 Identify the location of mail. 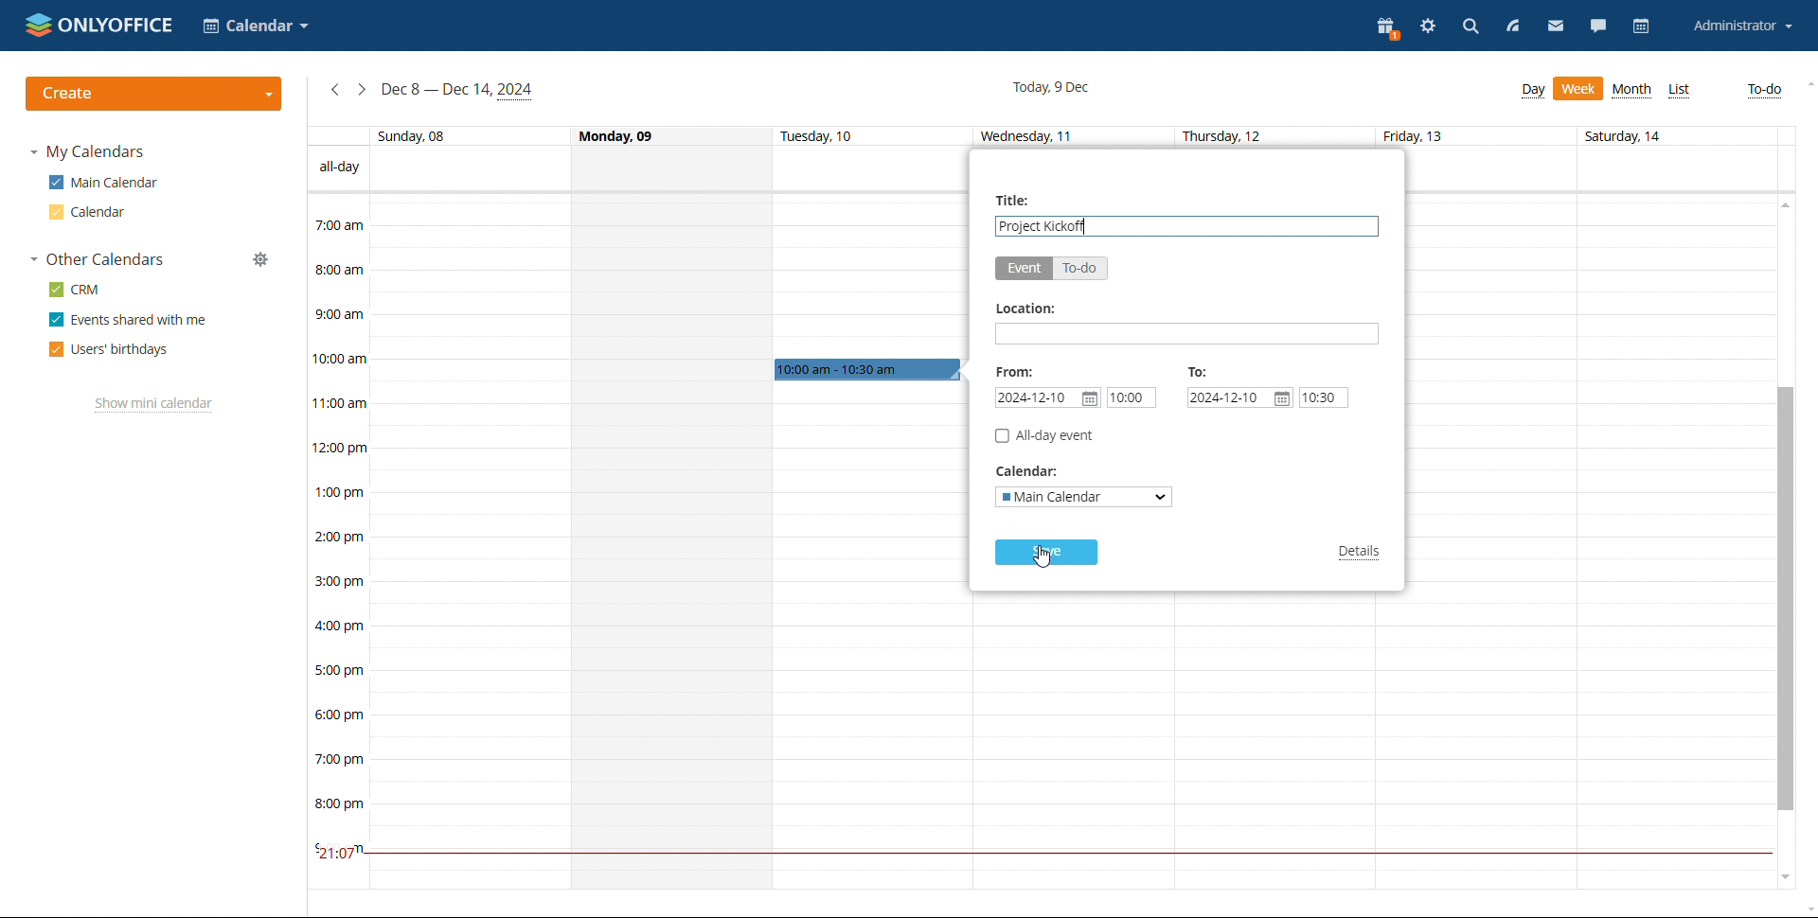
(1555, 26).